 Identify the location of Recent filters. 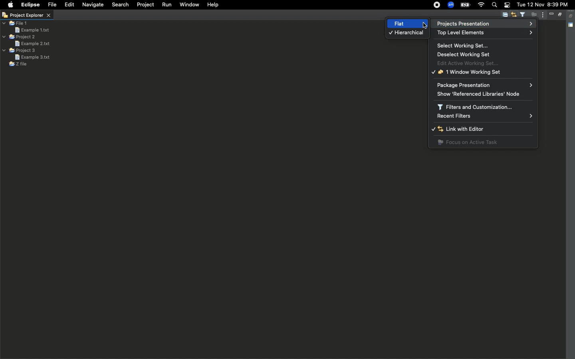
(485, 116).